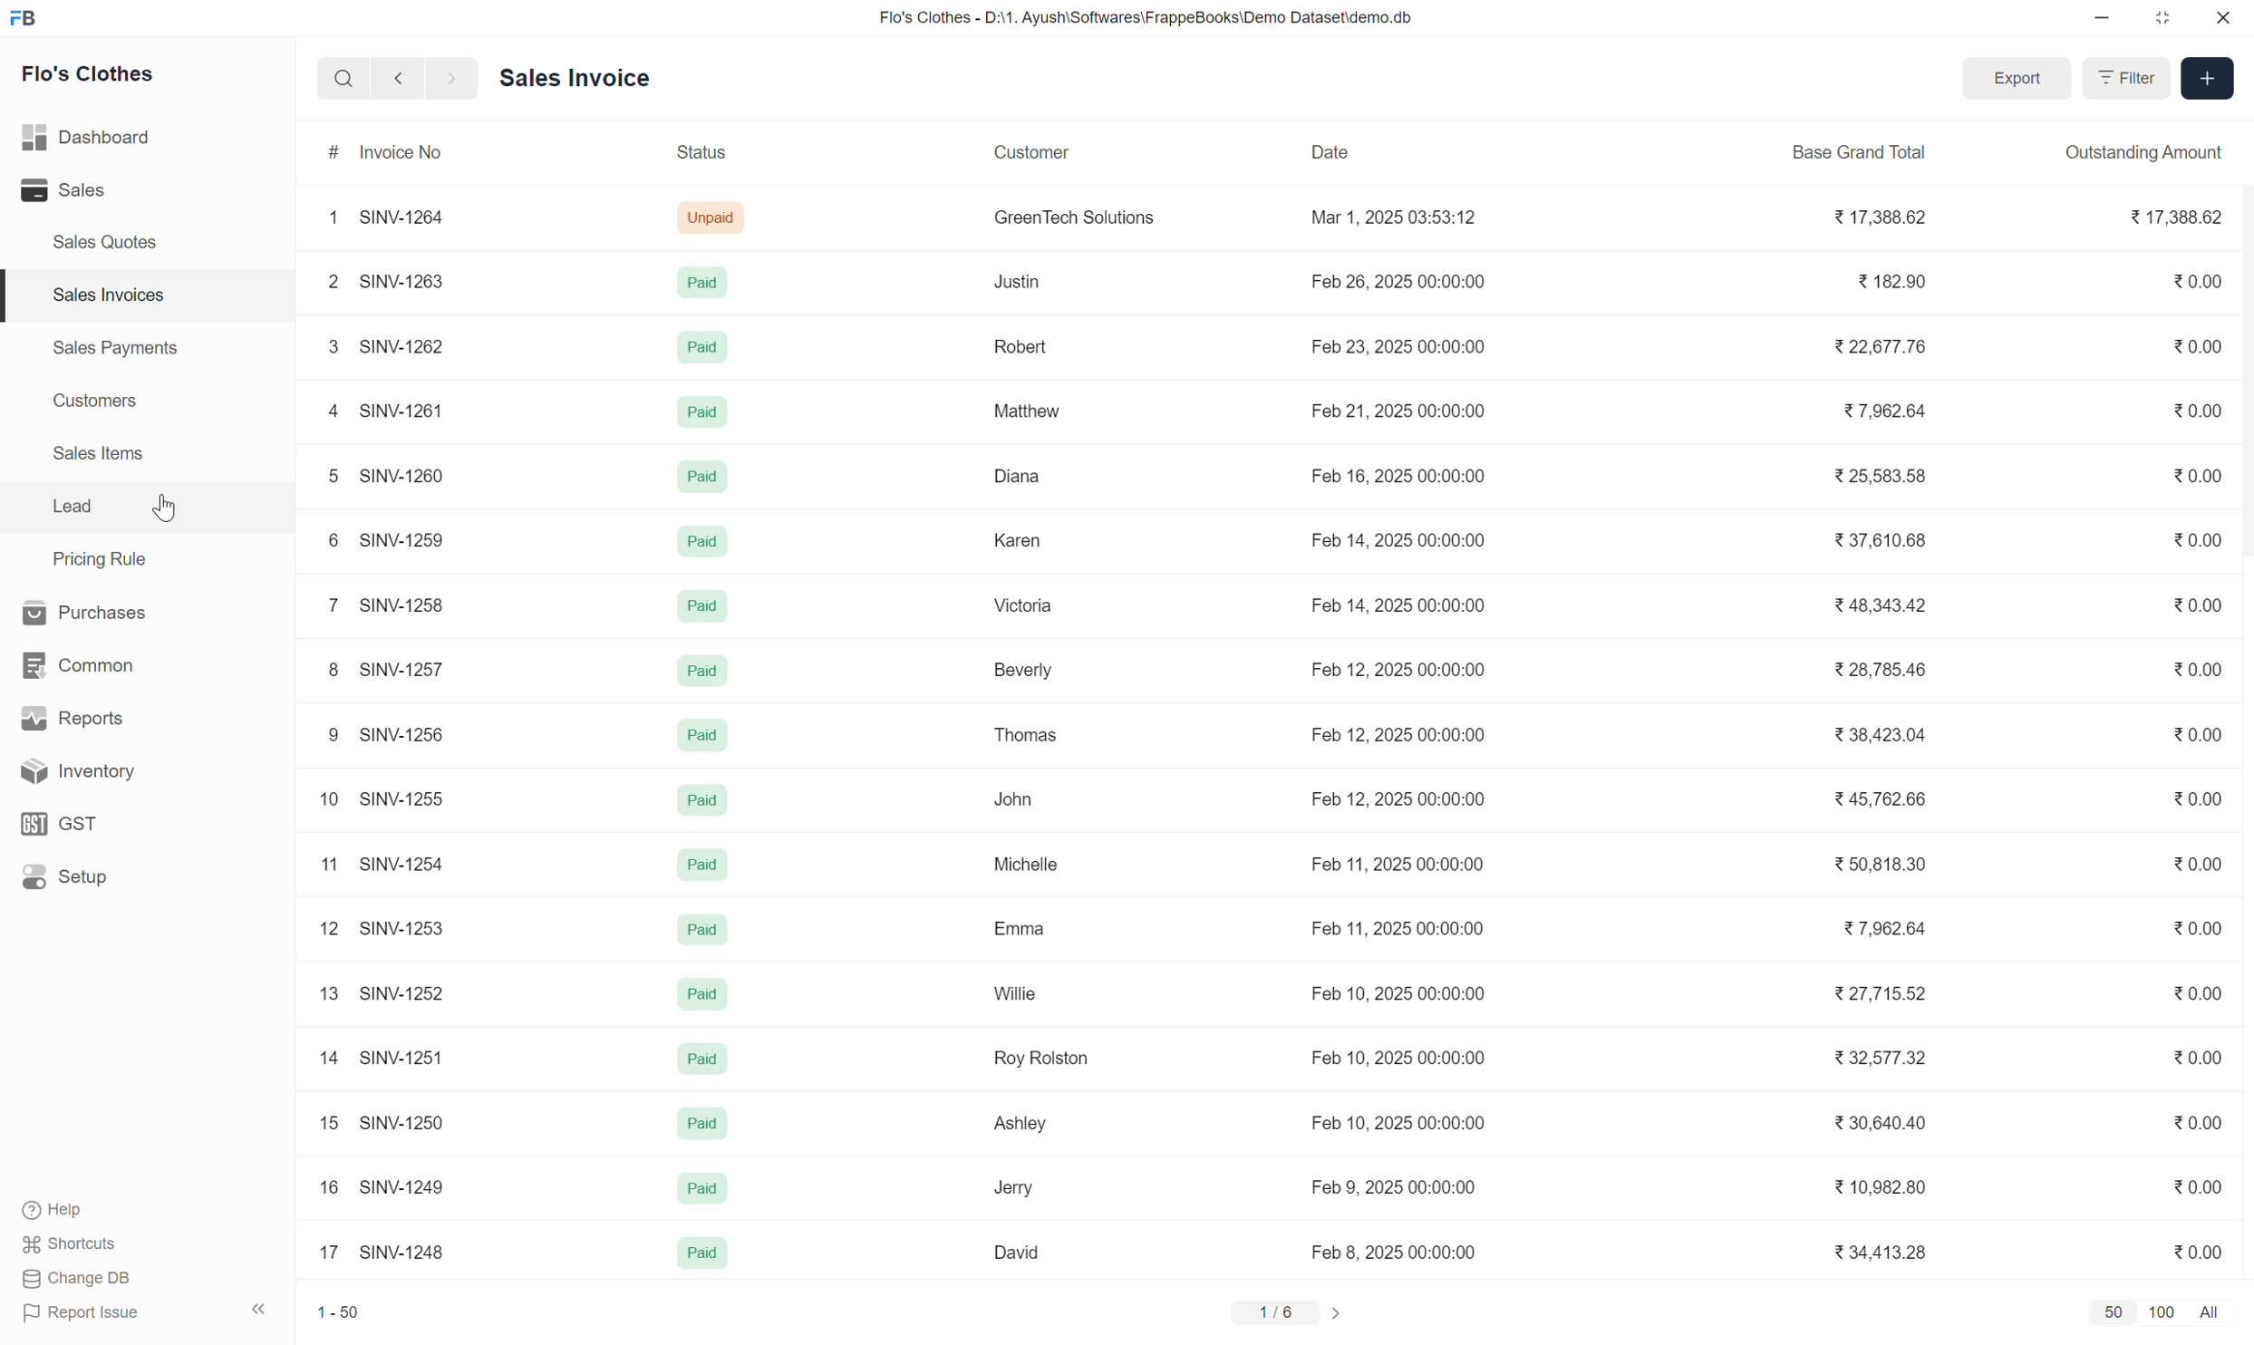  I want to click on FB, so click(24, 19).